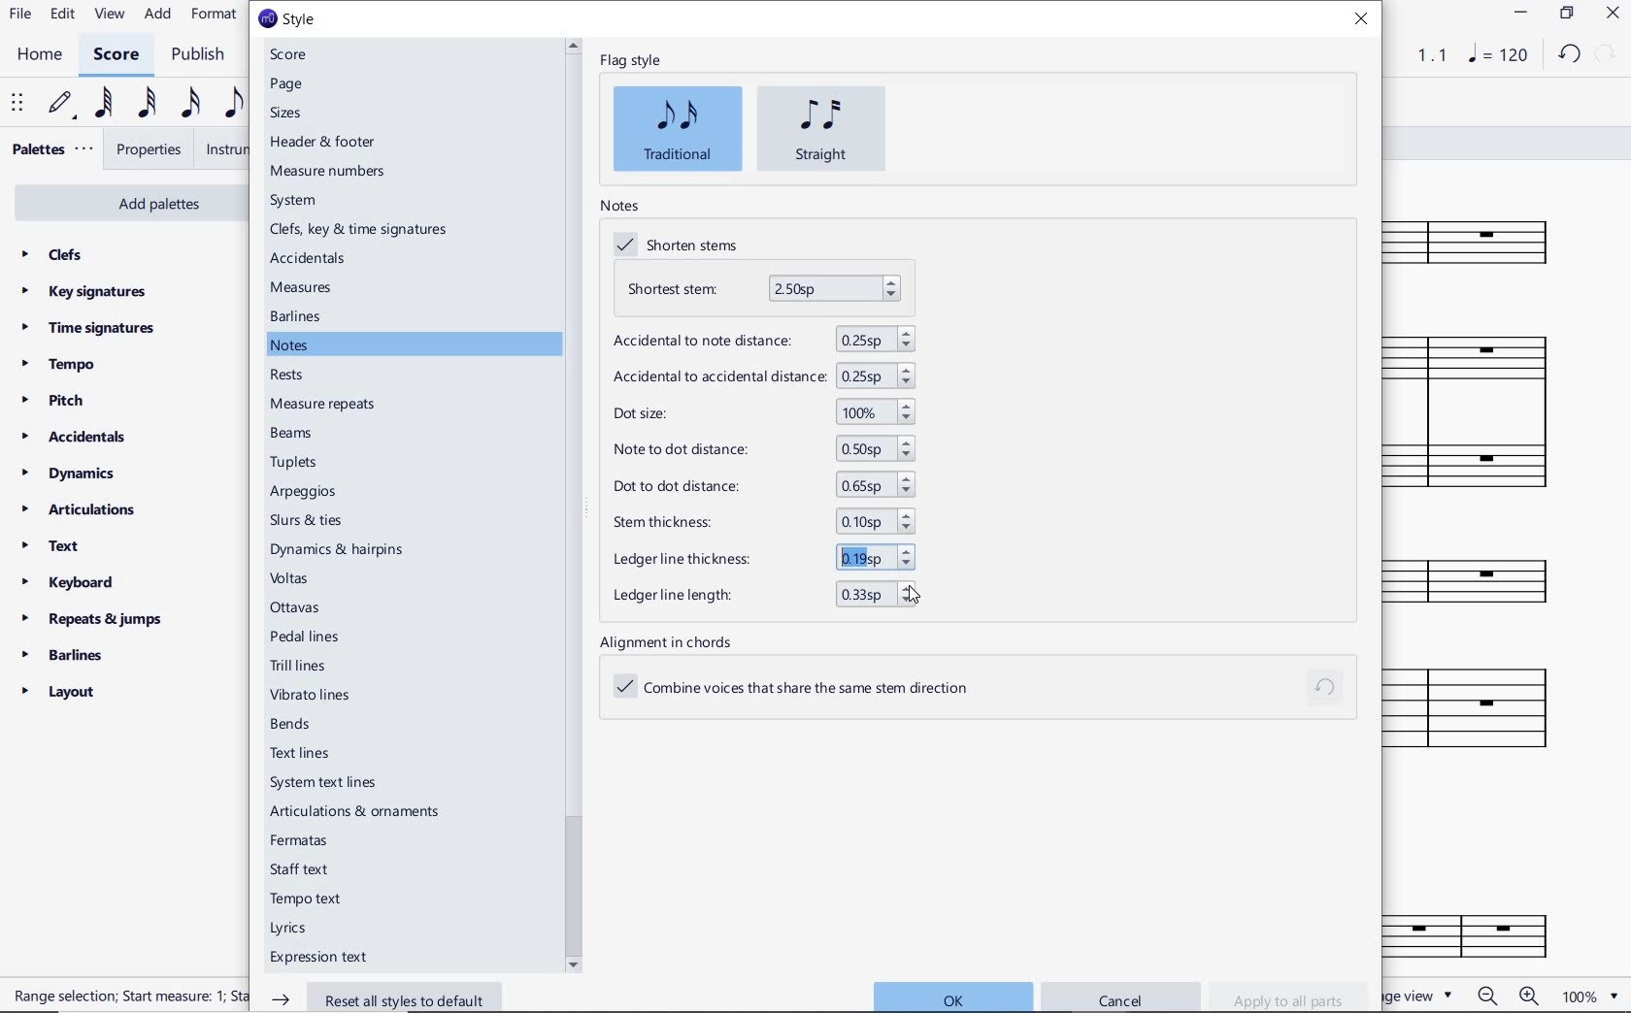 The image size is (1631, 1013). Describe the element at coordinates (62, 107) in the screenshot. I see `default (step time)` at that location.